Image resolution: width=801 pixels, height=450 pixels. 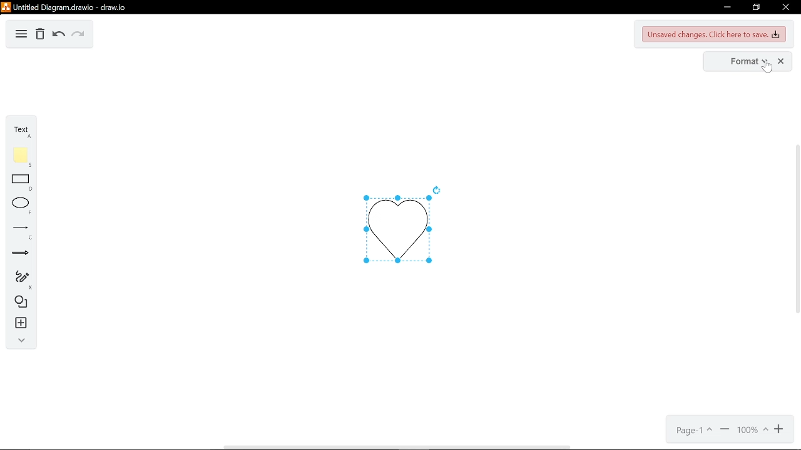 I want to click on format, so click(x=742, y=62).